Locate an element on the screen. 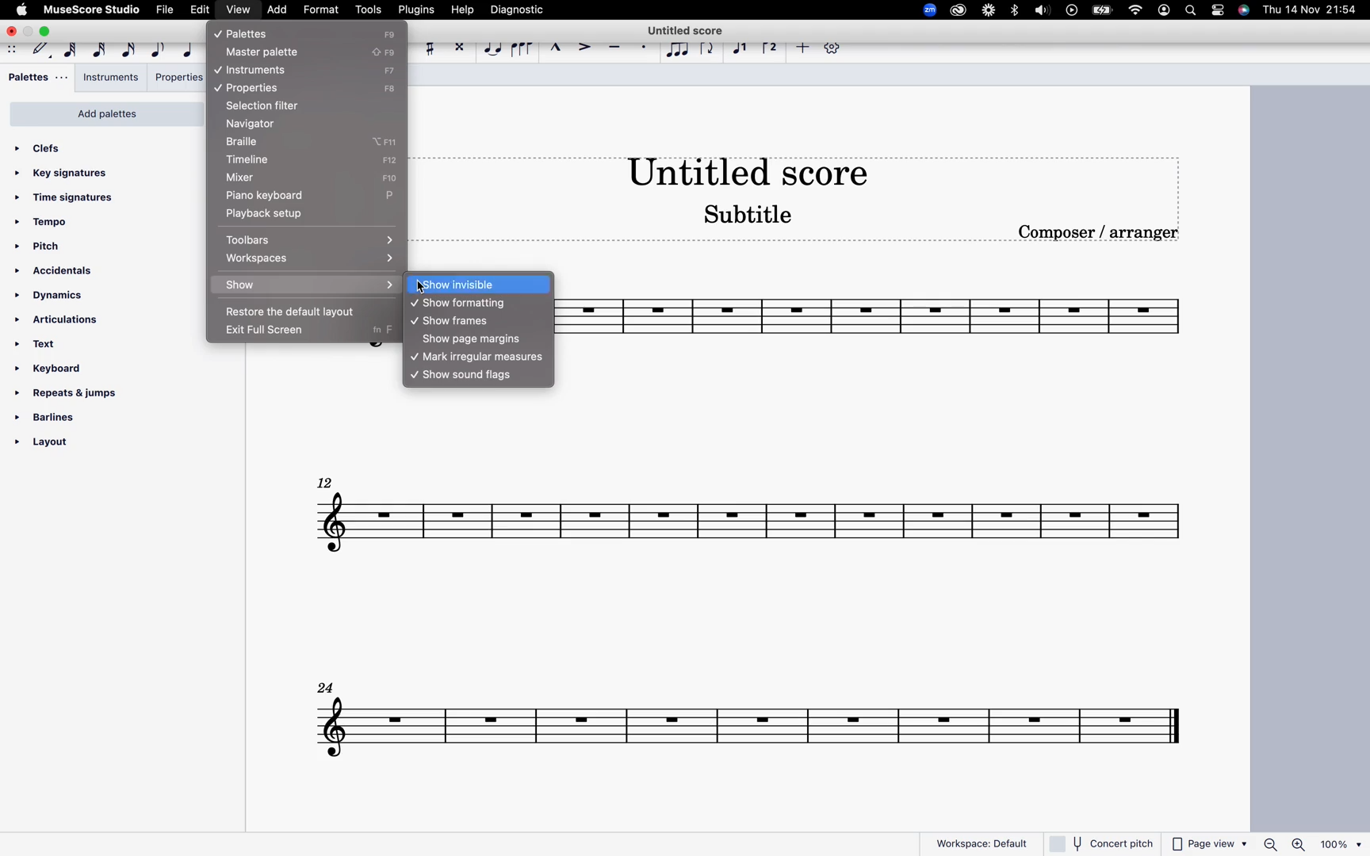  exit full screen is located at coordinates (286, 331).